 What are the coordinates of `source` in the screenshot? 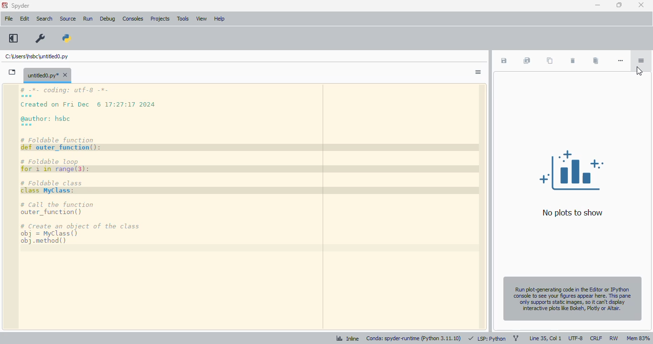 It's located at (68, 19).